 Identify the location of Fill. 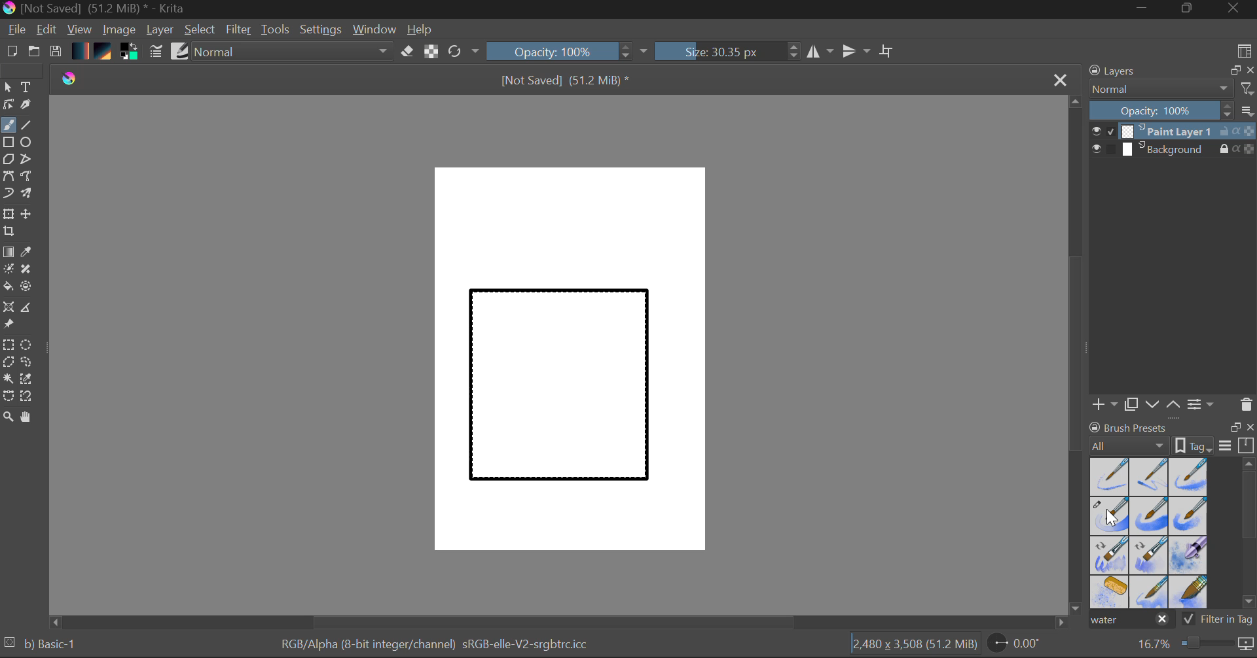
(8, 288).